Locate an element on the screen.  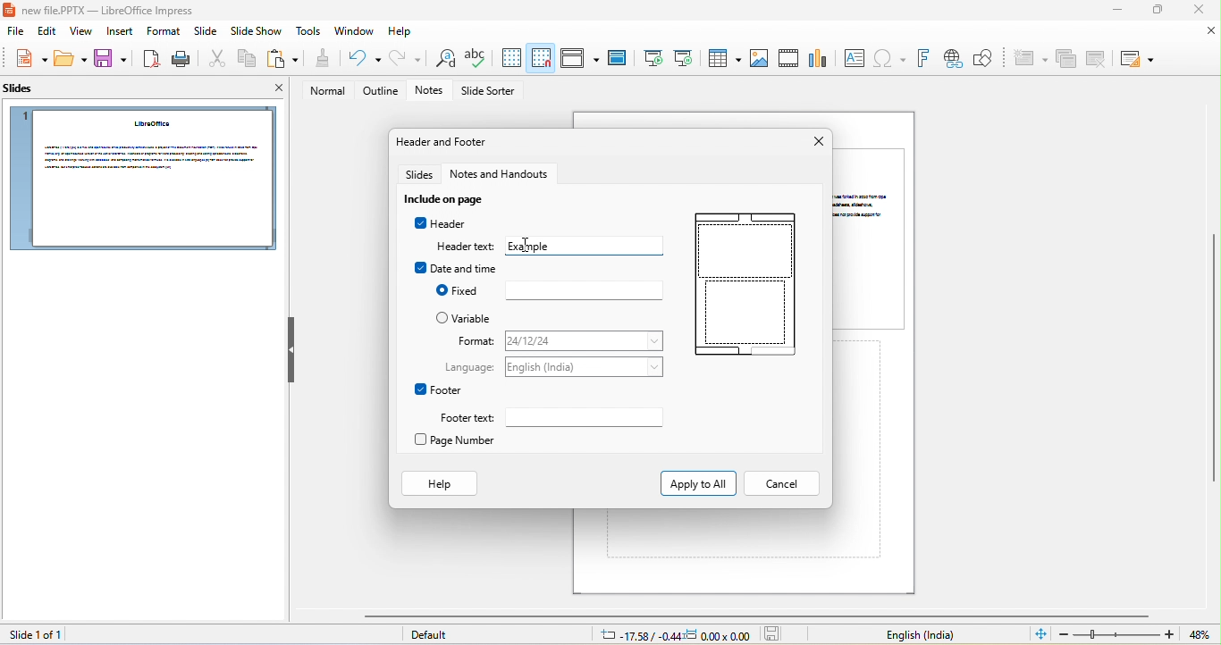
date and time is located at coordinates (456, 268).